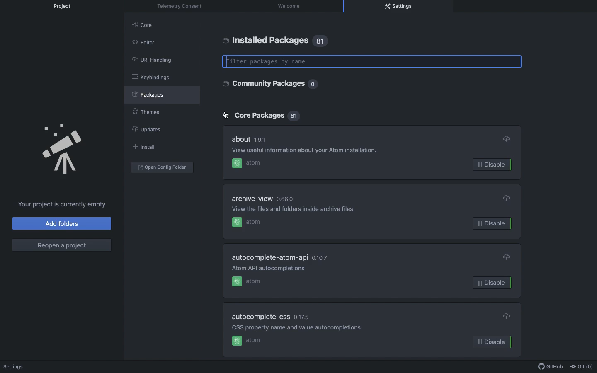  What do you see at coordinates (61, 245) in the screenshot?
I see `Reopen a project` at bounding box center [61, 245].